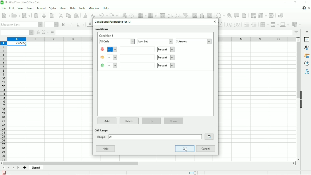 This screenshot has width=311, height=175. What do you see at coordinates (194, 15) in the screenshot?
I see `Insert image` at bounding box center [194, 15].